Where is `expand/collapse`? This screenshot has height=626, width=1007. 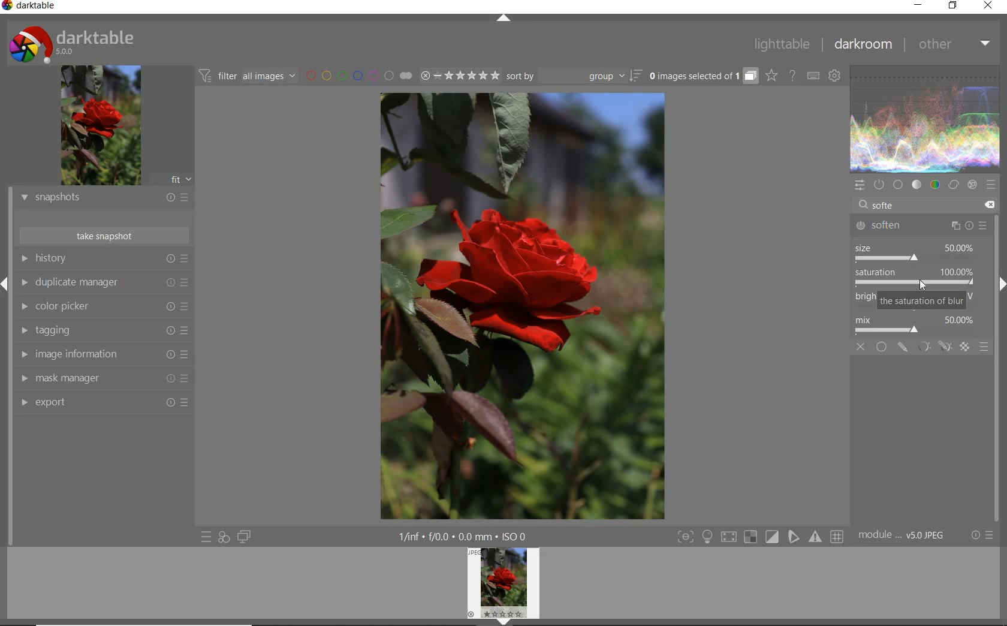 expand/collapse is located at coordinates (506, 19).